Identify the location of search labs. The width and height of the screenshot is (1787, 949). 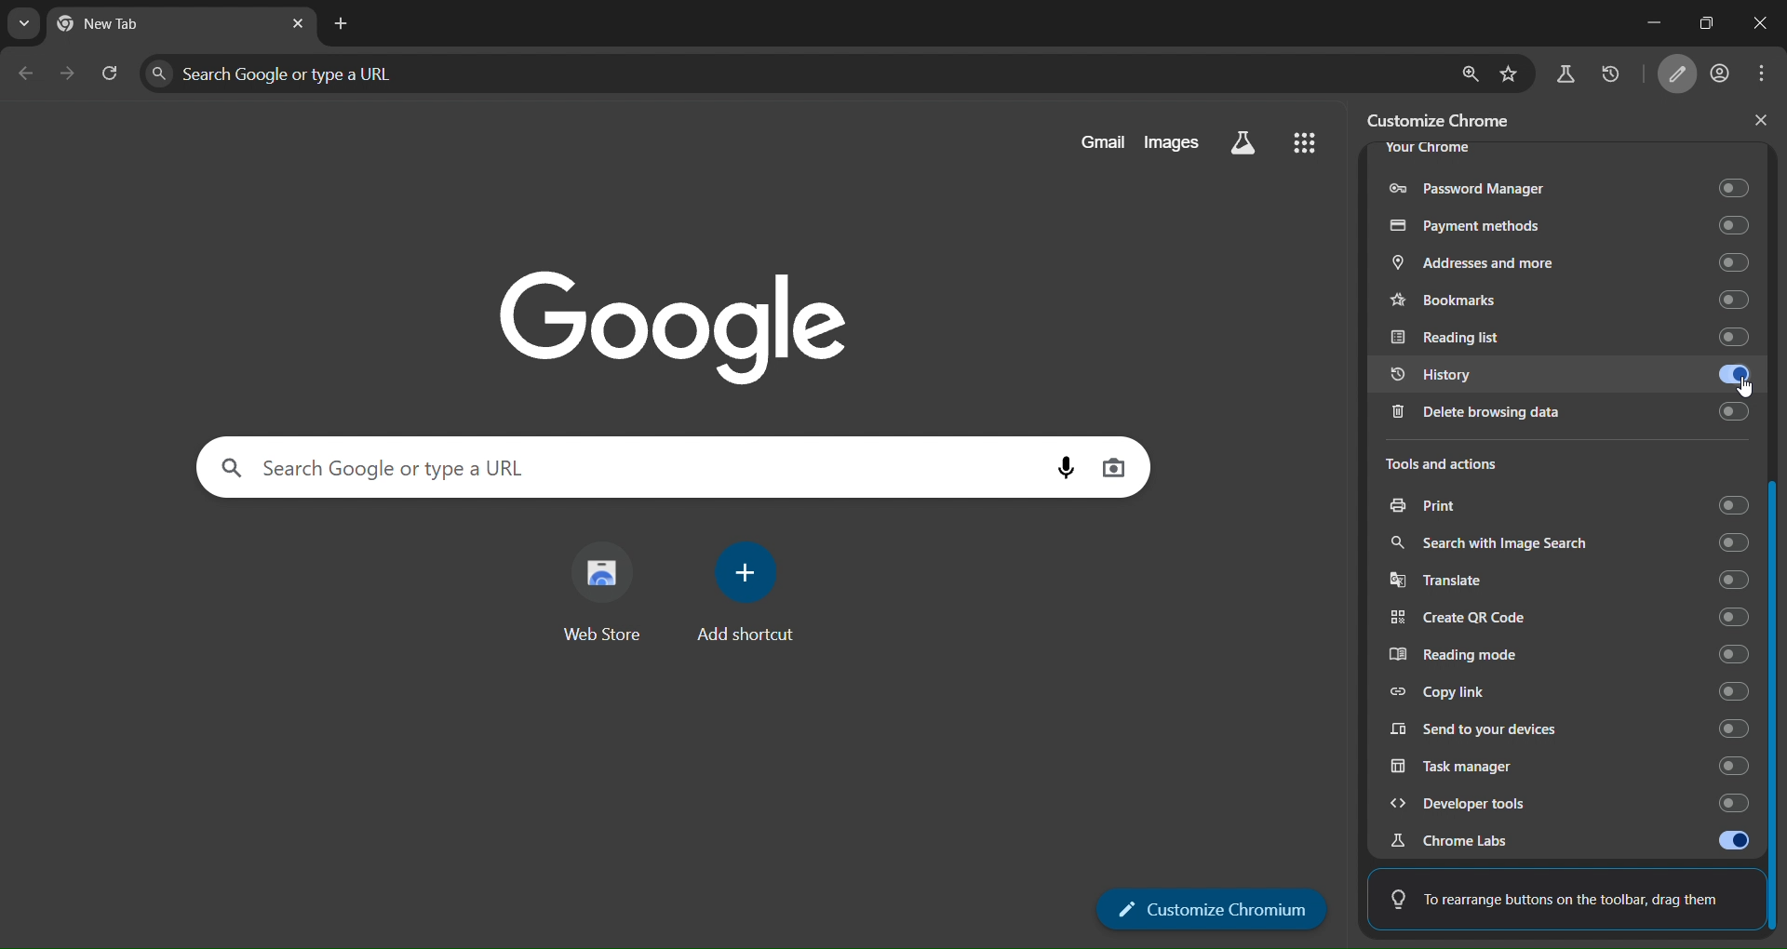
(1565, 78).